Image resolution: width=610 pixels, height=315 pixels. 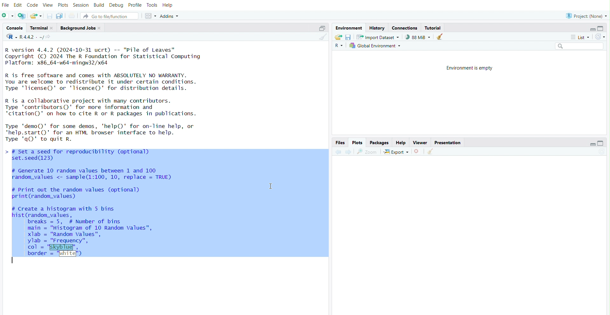 What do you see at coordinates (468, 68) in the screenshot?
I see `environment is empty` at bounding box center [468, 68].